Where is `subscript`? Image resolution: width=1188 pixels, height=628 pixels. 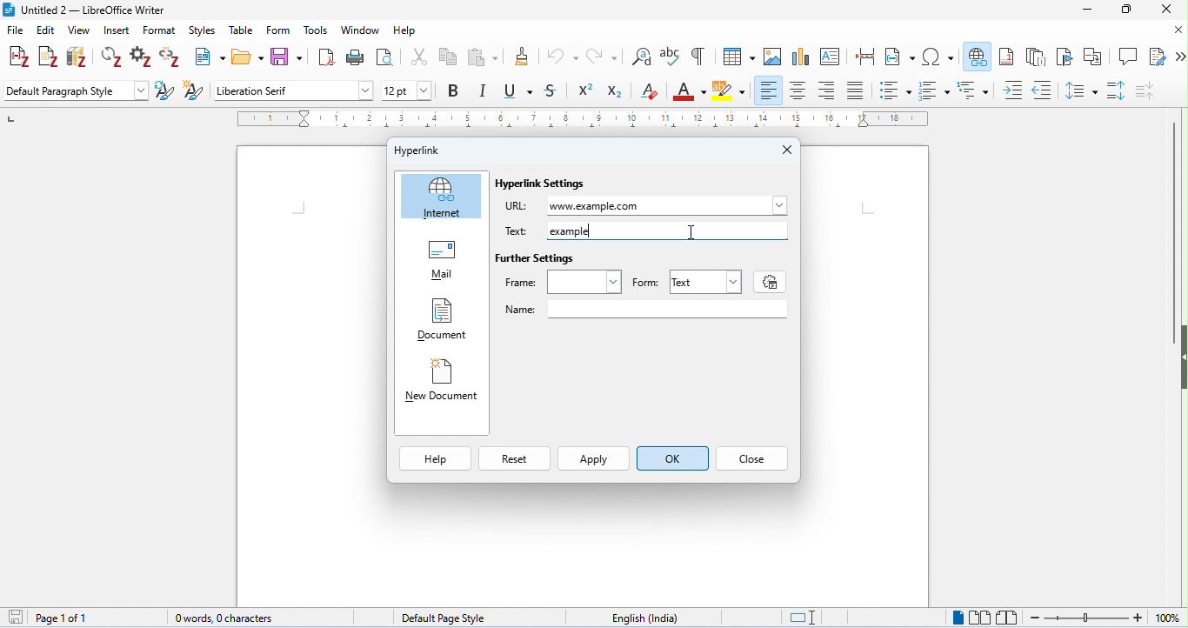 subscript is located at coordinates (617, 90).